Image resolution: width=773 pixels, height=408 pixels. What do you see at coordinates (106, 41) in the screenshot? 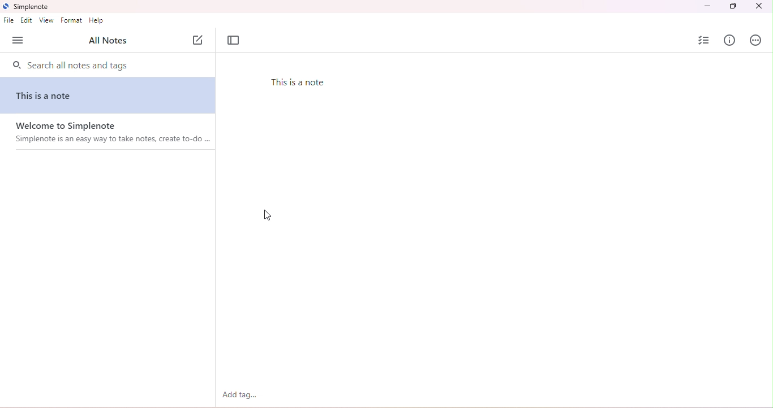
I see `all notes` at bounding box center [106, 41].